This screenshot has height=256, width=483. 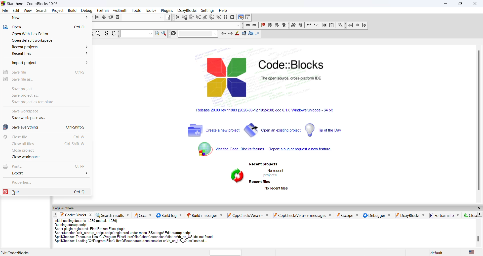 I want to click on close, so click(x=424, y=215).